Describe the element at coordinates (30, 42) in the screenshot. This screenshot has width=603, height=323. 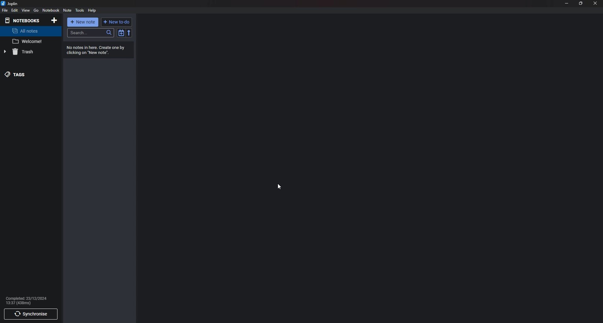
I see `Welcome` at that location.